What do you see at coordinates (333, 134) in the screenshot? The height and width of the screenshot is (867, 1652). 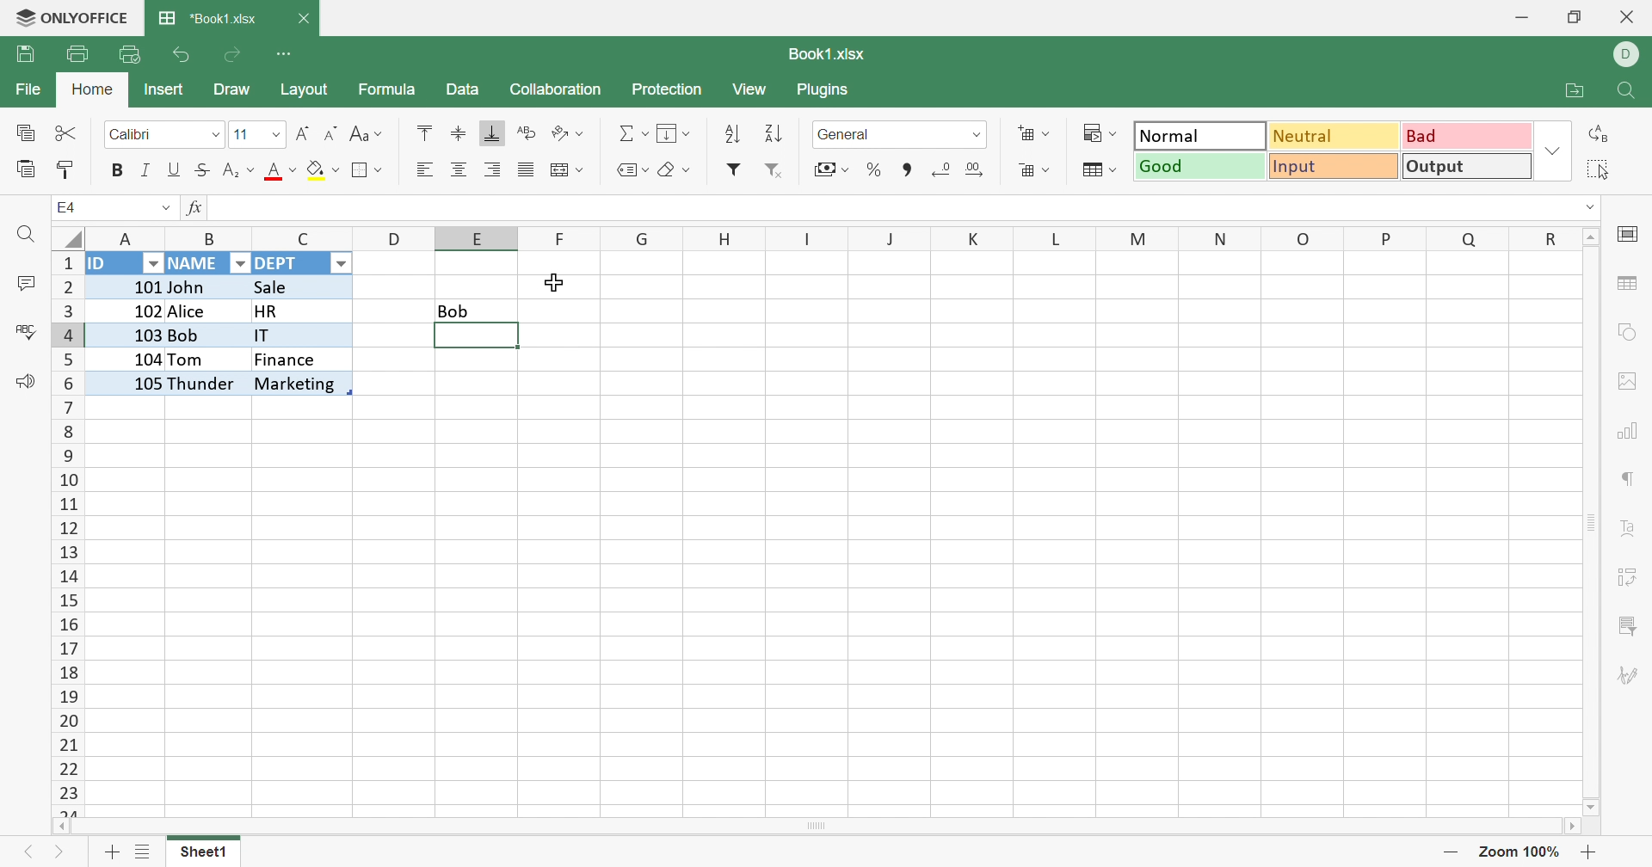 I see `Decrement font size` at bounding box center [333, 134].